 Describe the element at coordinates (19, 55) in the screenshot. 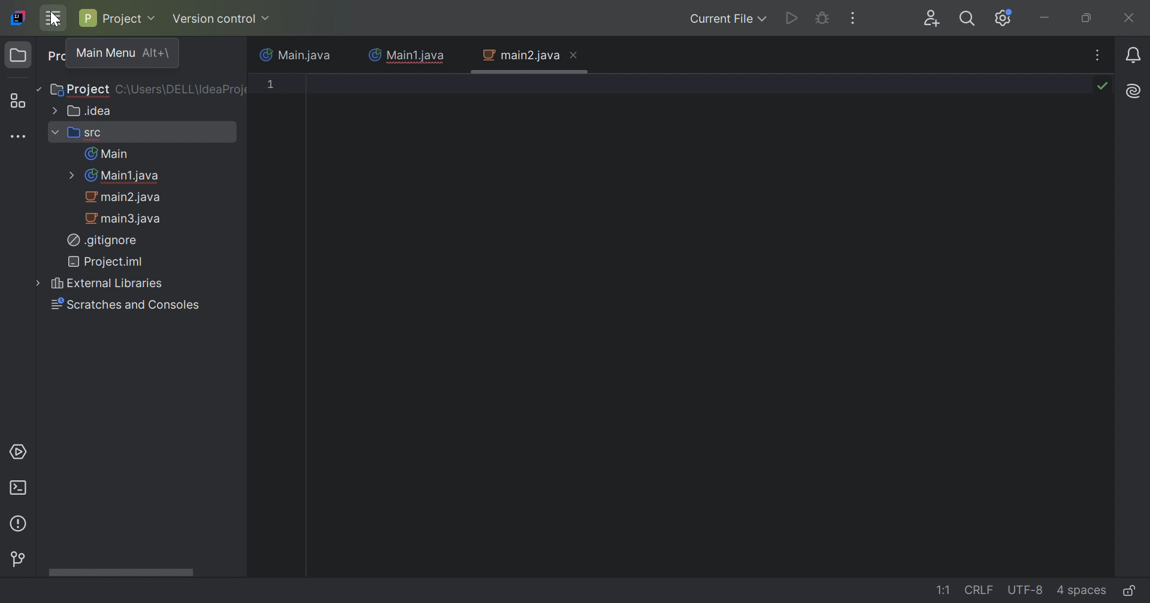

I see `Project icon` at that location.